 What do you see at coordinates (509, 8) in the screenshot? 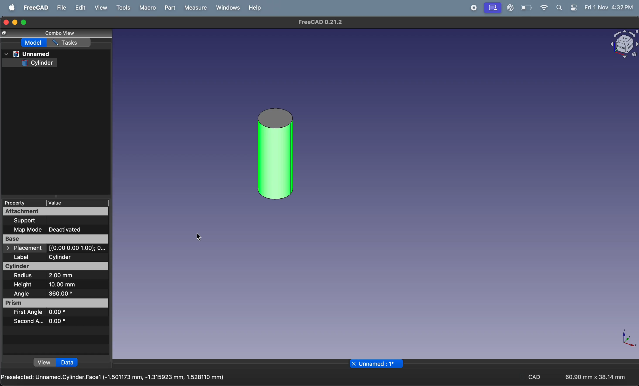
I see `chat gpt` at bounding box center [509, 8].